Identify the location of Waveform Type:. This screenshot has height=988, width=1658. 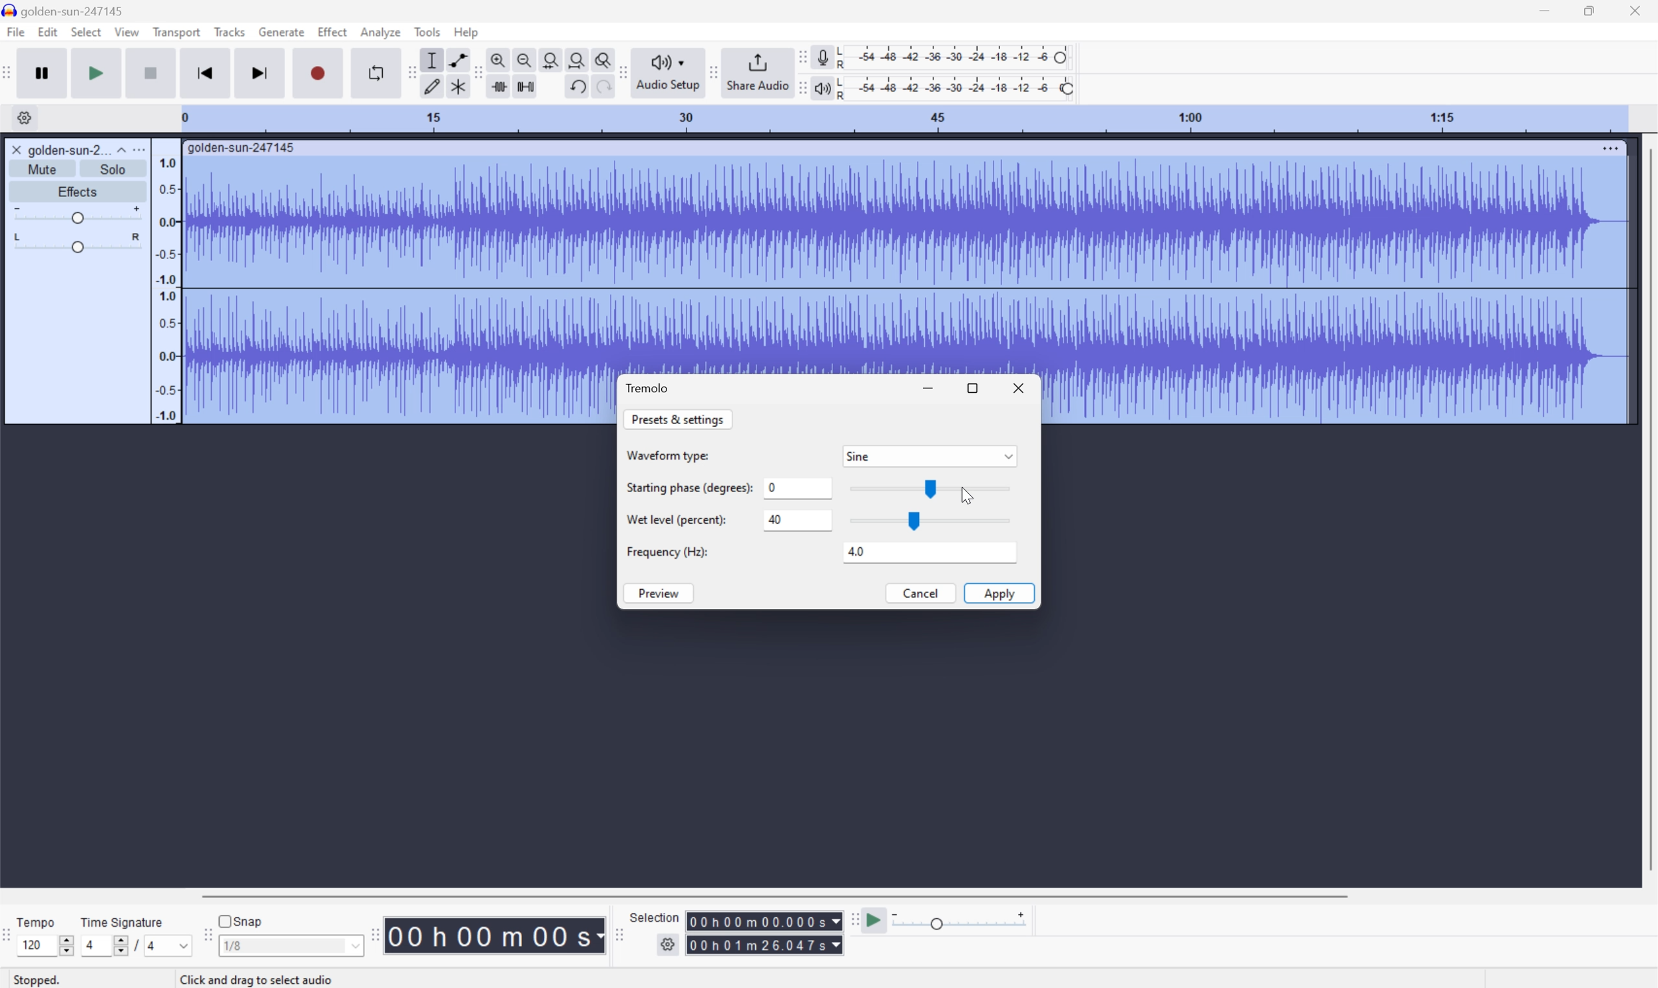
(672, 455).